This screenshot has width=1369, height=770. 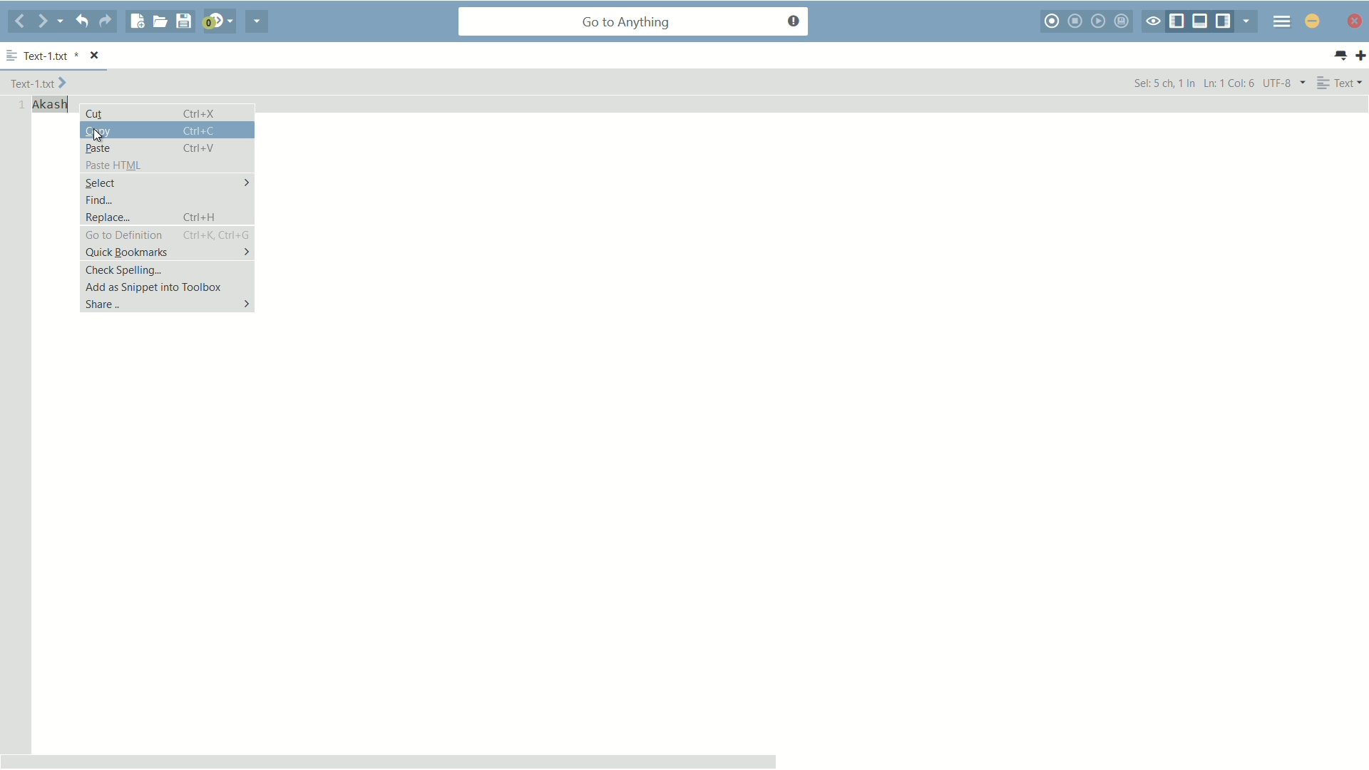 What do you see at coordinates (51, 21) in the screenshot?
I see `forward` at bounding box center [51, 21].